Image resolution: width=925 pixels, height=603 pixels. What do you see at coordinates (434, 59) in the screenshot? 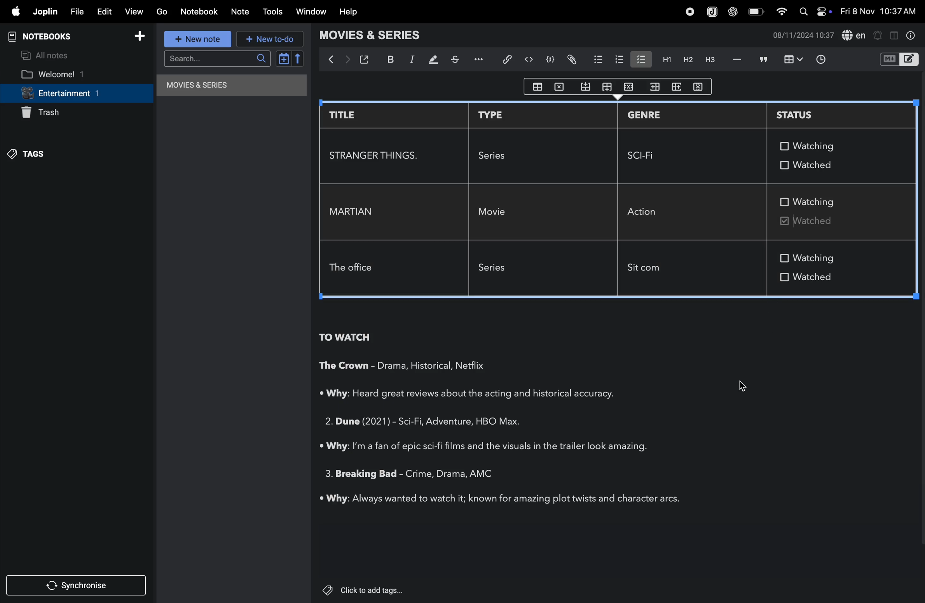
I see `highlight` at bounding box center [434, 59].